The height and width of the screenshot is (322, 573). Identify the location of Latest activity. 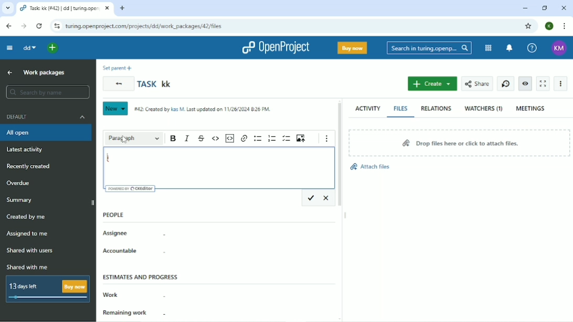
(27, 150).